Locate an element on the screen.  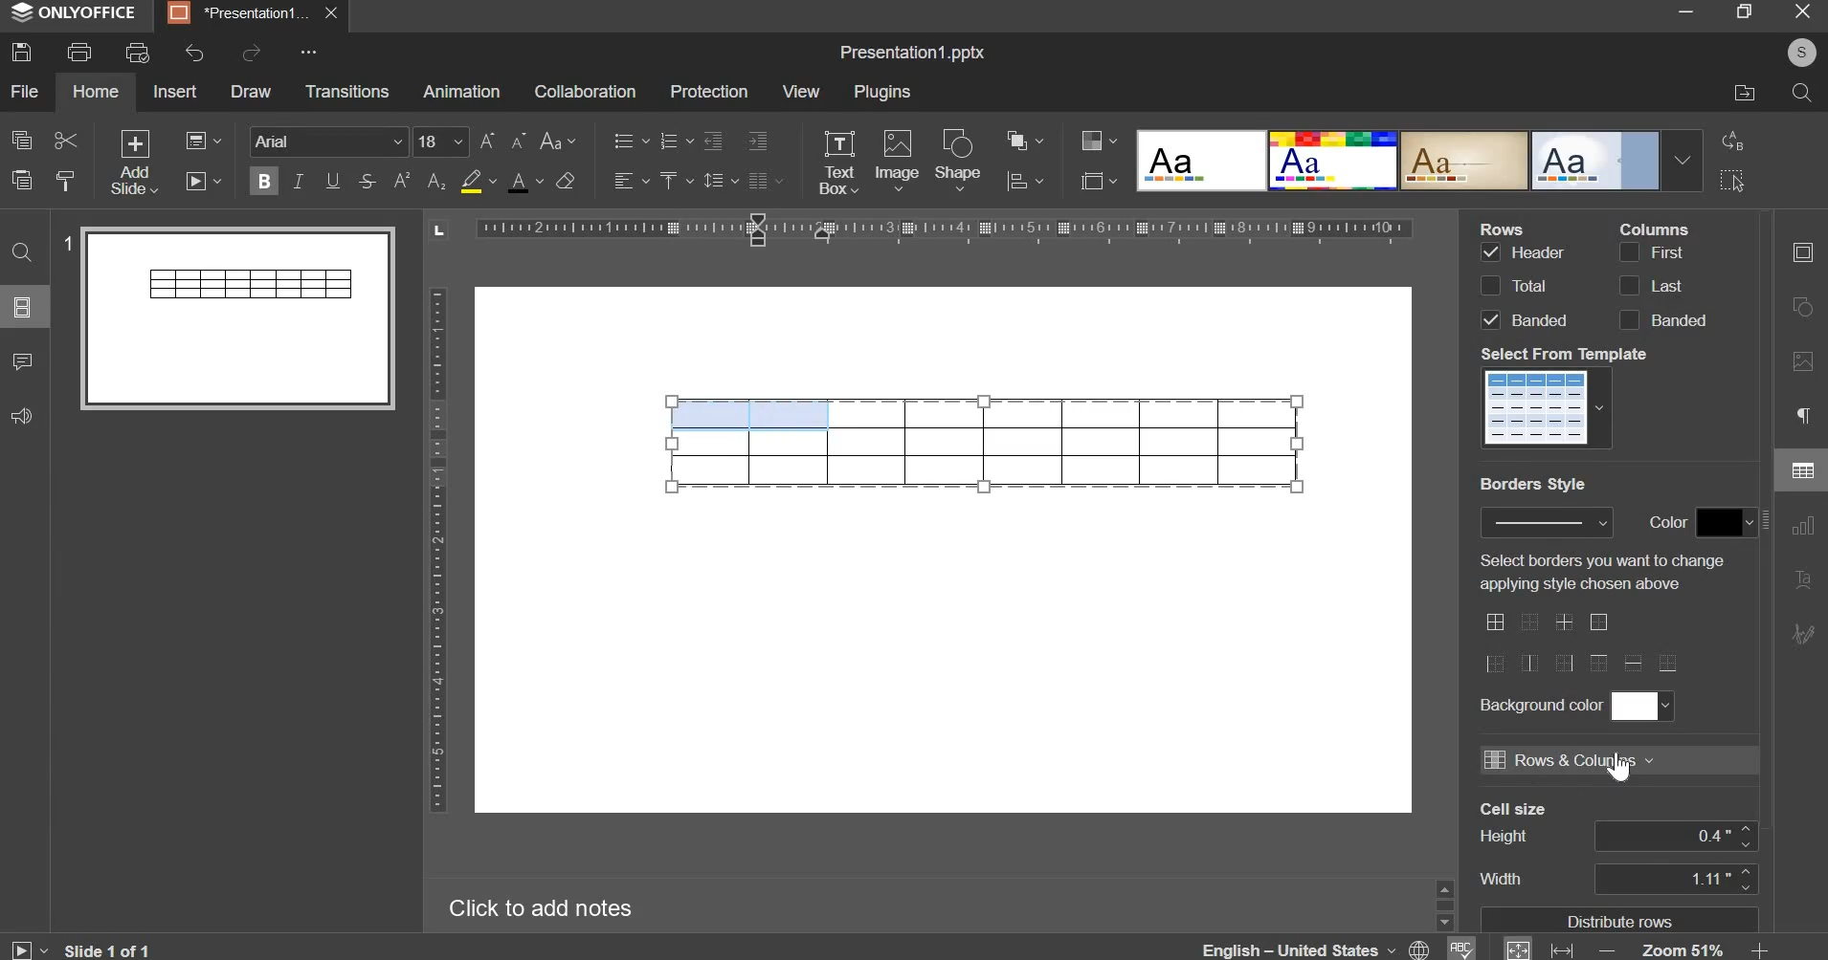
justified is located at coordinates (766, 181).